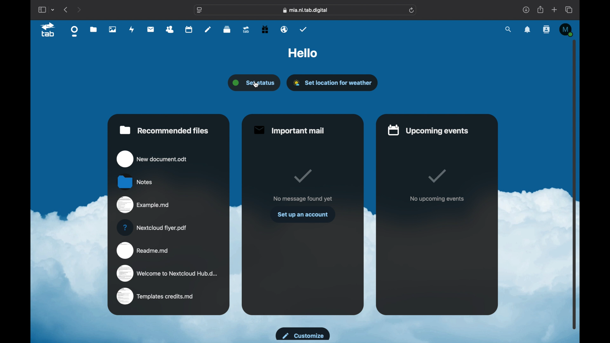  Describe the element at coordinates (42, 10) in the screenshot. I see `show sidebar` at that location.